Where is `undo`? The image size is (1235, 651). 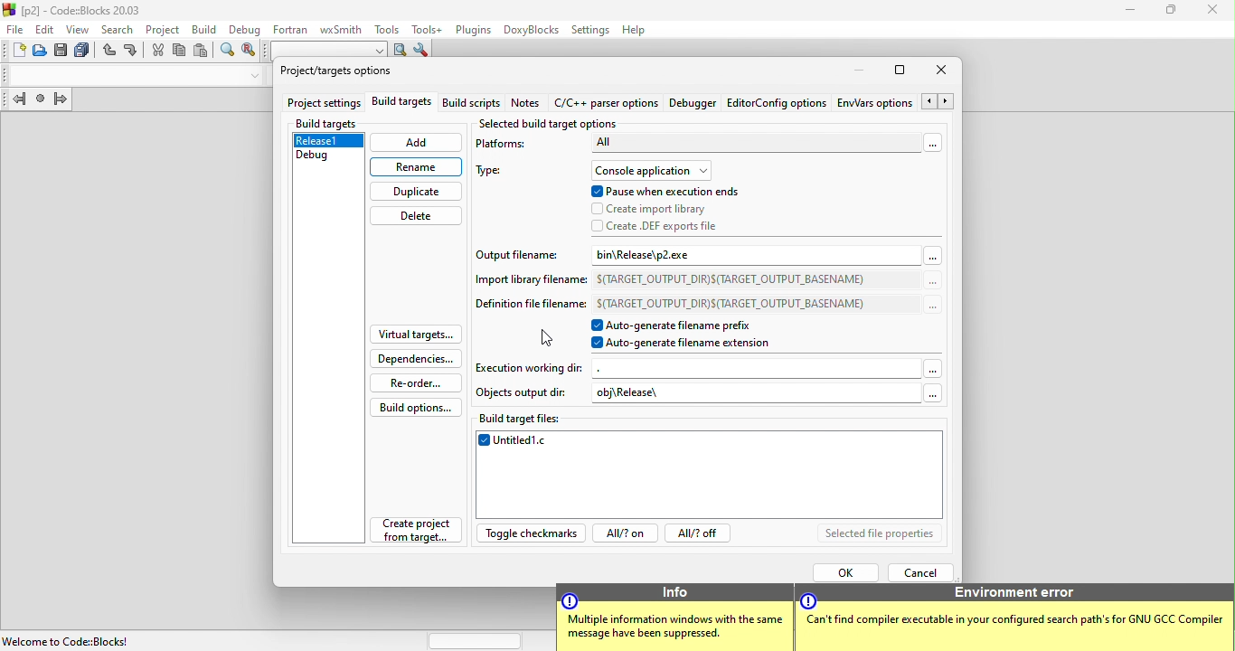 undo is located at coordinates (110, 52).